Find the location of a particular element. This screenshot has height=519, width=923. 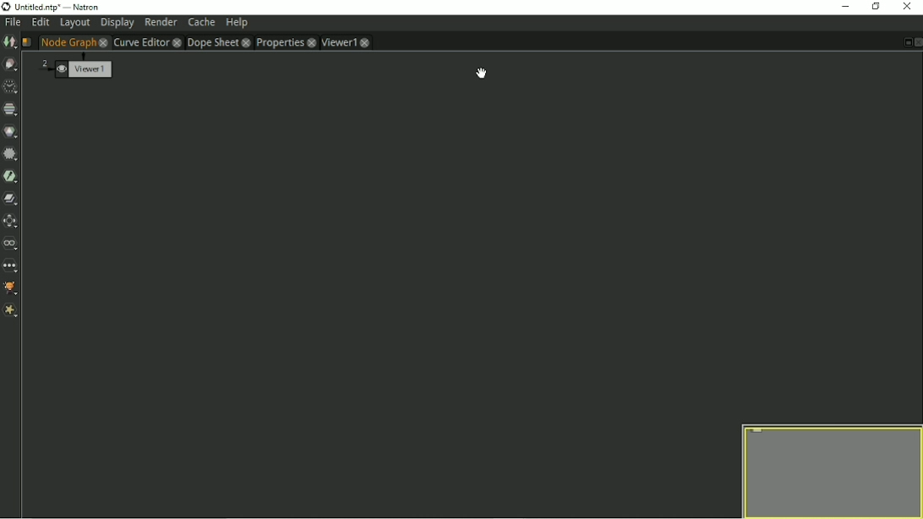

Dope Sheet is located at coordinates (211, 42).